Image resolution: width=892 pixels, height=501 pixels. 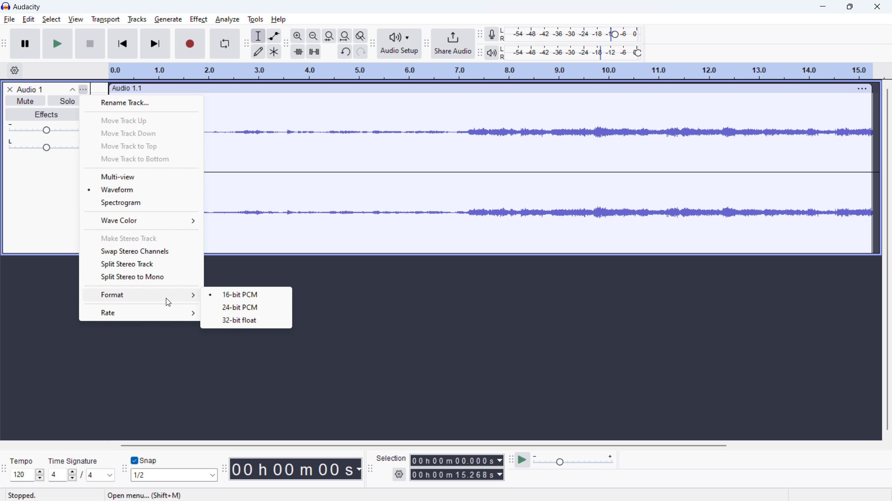 I want to click on set time signature, so click(x=82, y=475).